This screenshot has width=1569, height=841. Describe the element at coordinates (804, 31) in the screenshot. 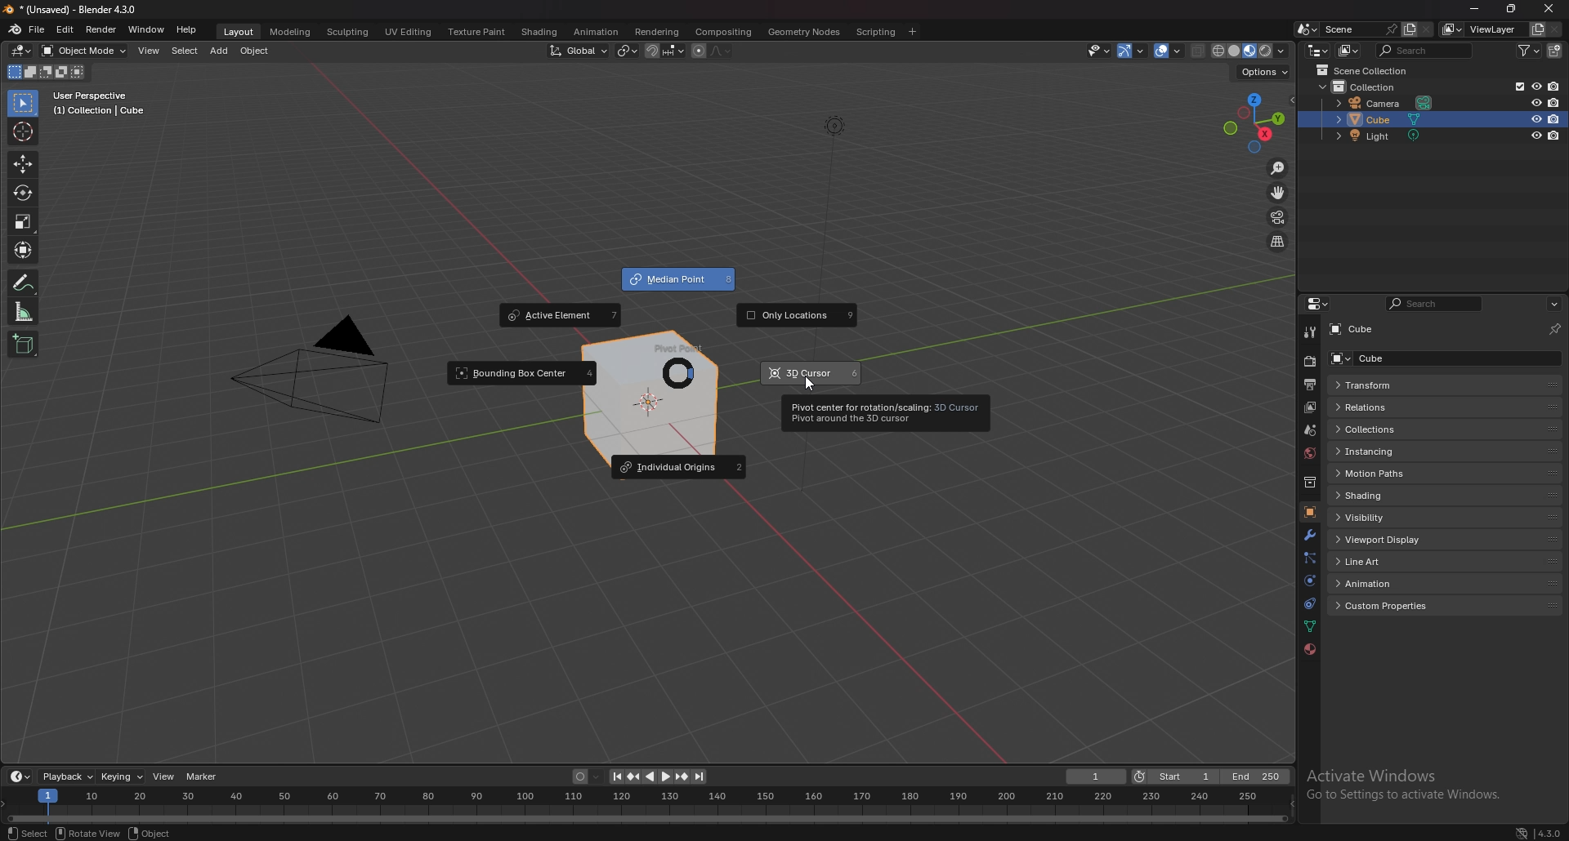

I see `geometry nodes` at that location.